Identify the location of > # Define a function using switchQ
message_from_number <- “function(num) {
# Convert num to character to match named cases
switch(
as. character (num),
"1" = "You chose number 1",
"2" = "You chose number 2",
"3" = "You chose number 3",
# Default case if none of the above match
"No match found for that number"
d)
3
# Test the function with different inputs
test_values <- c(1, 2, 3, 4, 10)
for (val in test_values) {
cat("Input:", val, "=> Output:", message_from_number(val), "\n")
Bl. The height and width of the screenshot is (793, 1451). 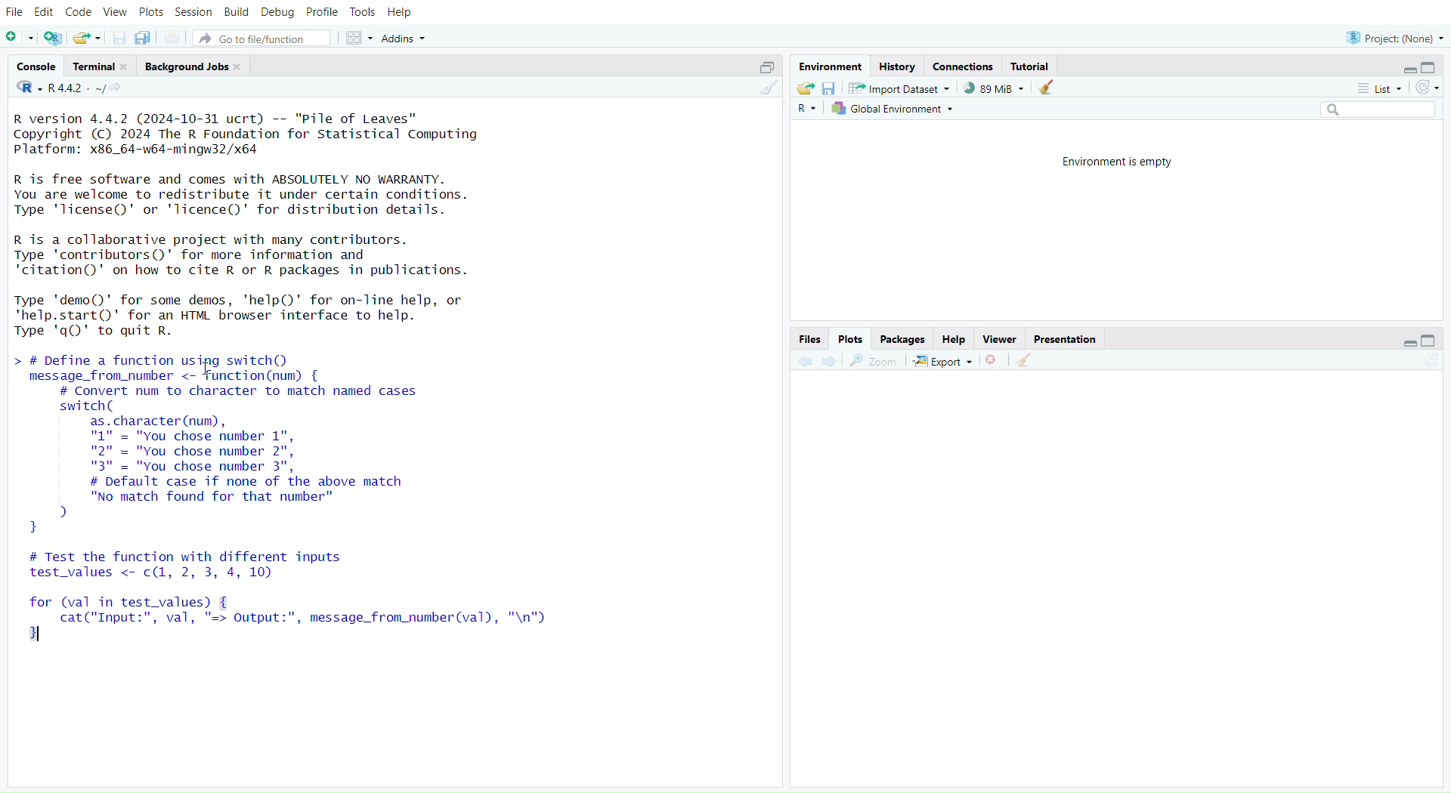
(297, 509).